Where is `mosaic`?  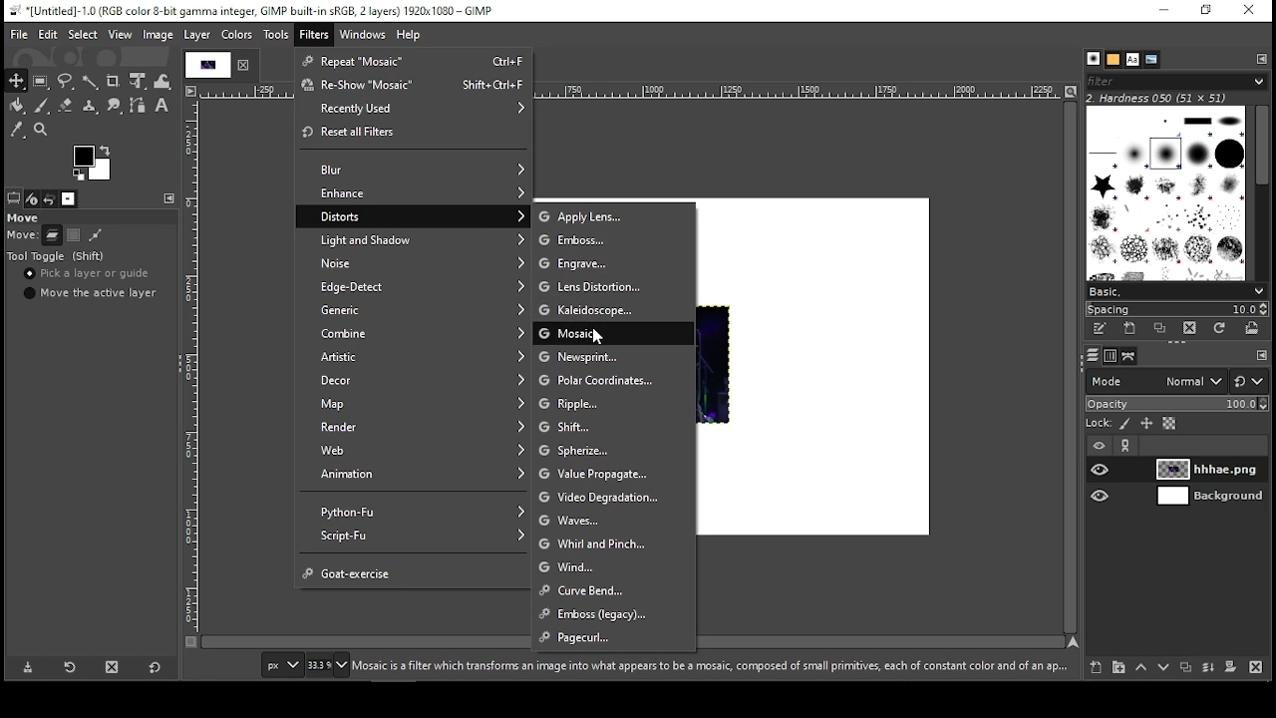 mosaic is located at coordinates (613, 335).